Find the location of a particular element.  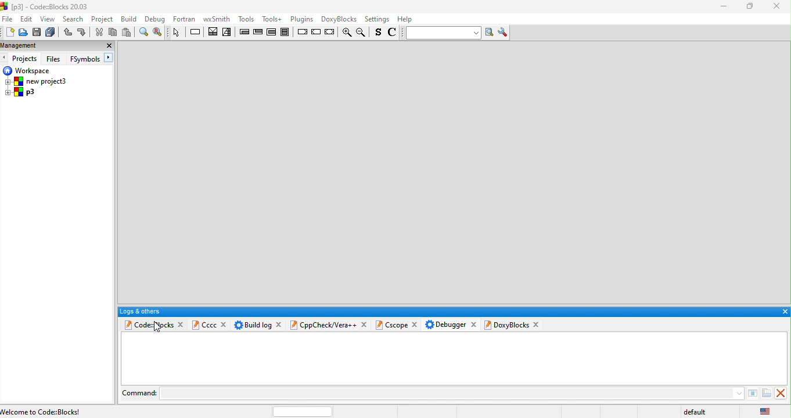

close is located at coordinates (366, 323).